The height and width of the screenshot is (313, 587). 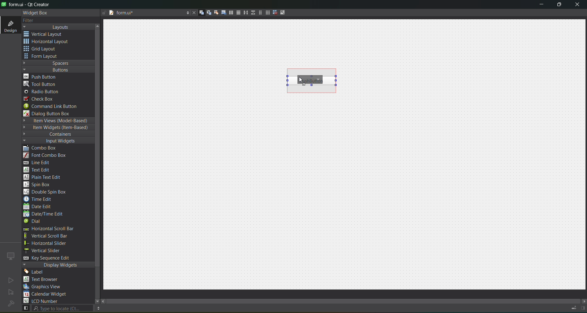 I want to click on no project loaded, so click(x=11, y=304).